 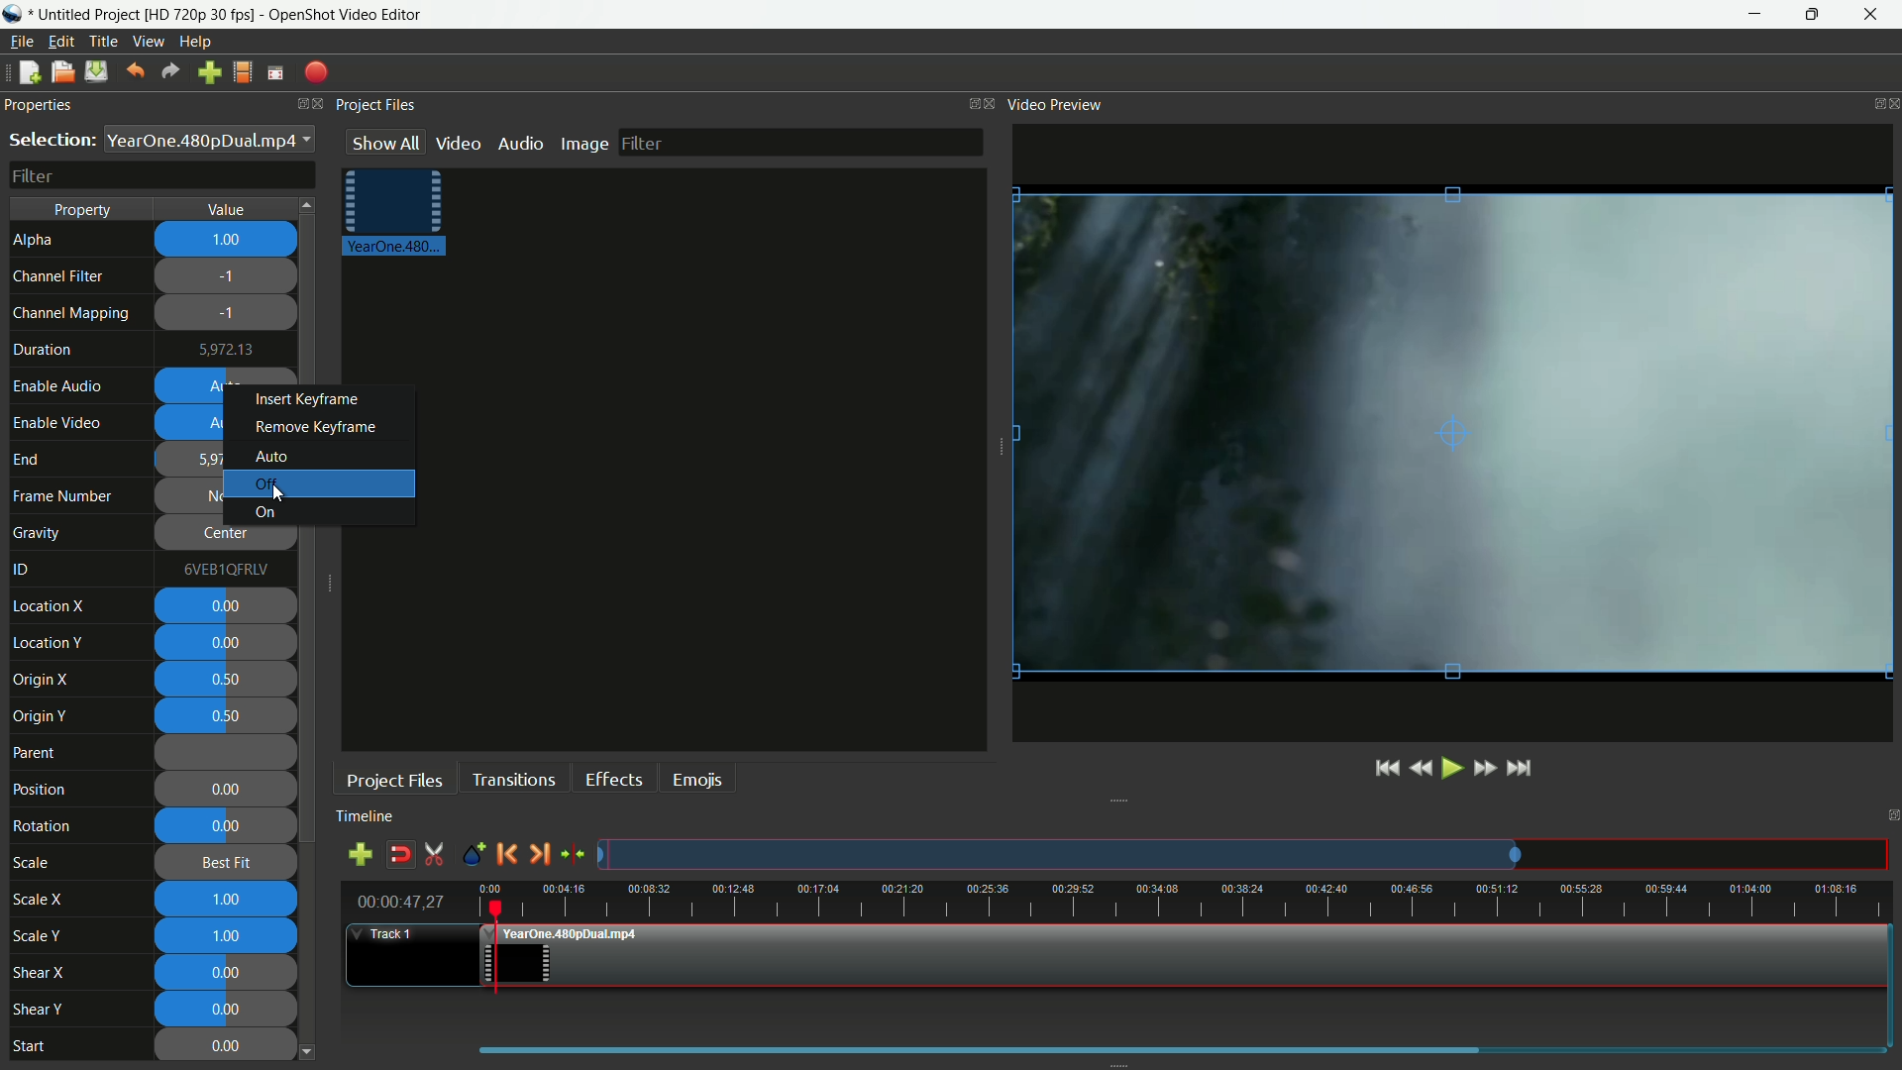 I want to click on 6VEB1QFRLV, so click(x=222, y=569).